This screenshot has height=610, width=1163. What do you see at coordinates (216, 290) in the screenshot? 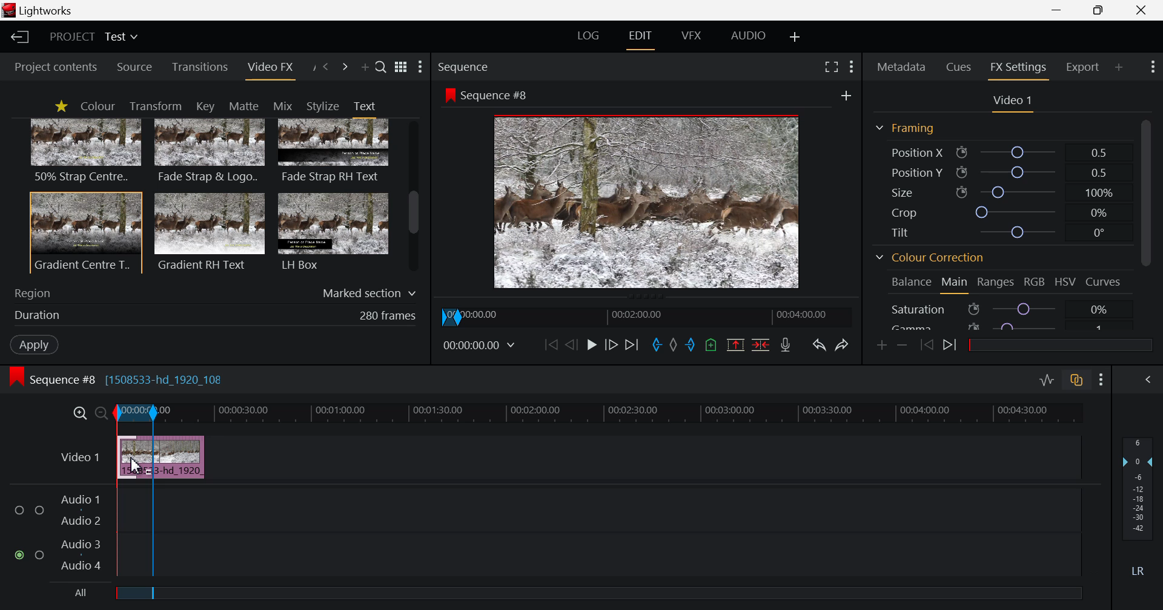
I see `Region` at bounding box center [216, 290].